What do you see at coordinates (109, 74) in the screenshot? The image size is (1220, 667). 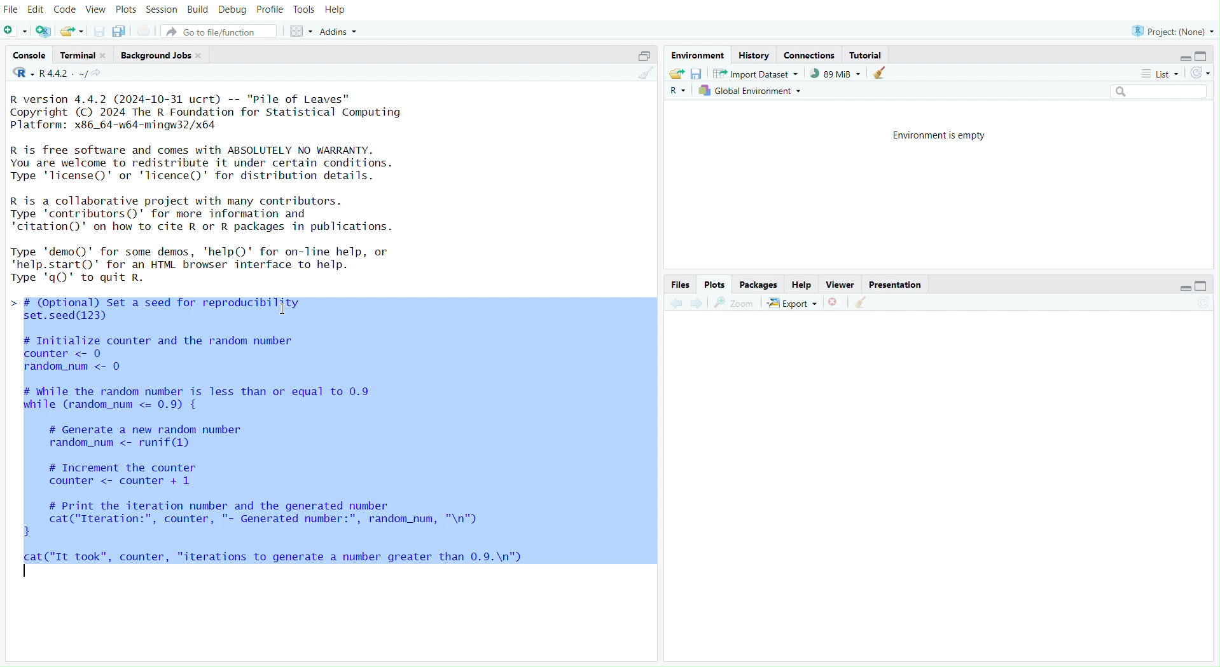 I see `View the current working directory` at bounding box center [109, 74].